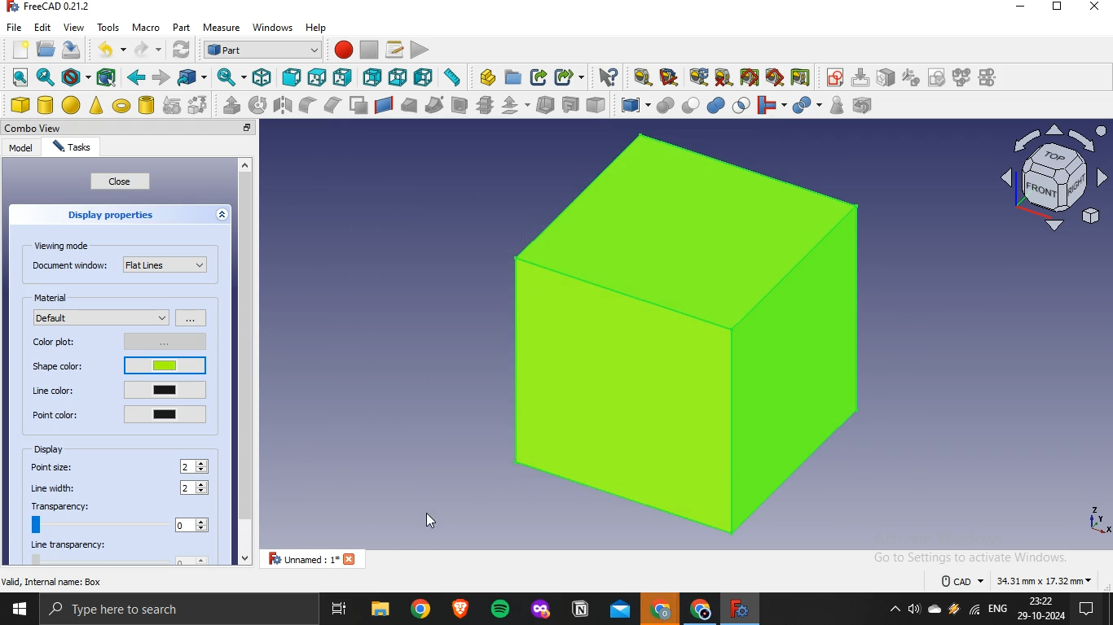  Describe the element at coordinates (122, 553) in the screenshot. I see `line transparency` at that location.